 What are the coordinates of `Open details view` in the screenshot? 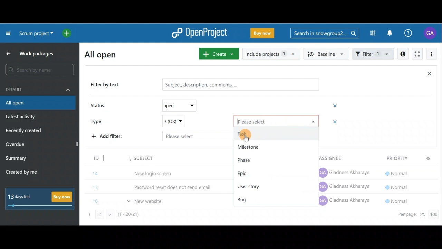 It's located at (403, 54).